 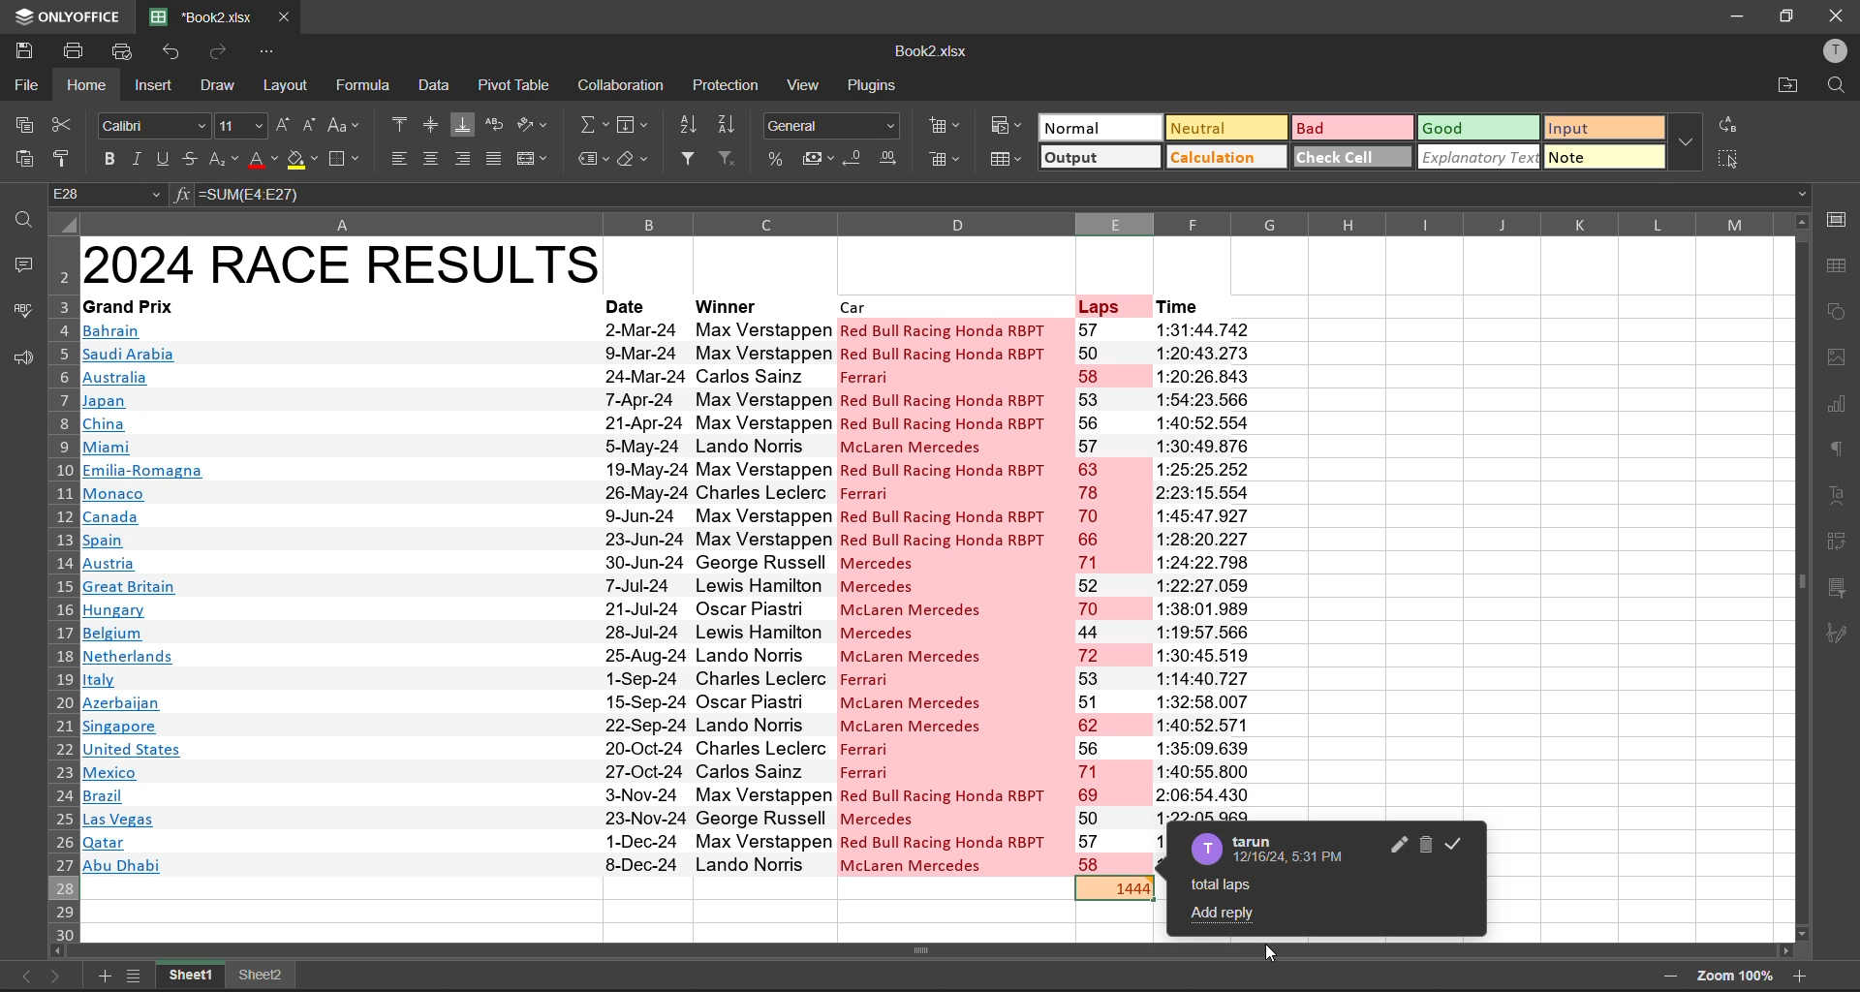 I want to click on redo, so click(x=221, y=49).